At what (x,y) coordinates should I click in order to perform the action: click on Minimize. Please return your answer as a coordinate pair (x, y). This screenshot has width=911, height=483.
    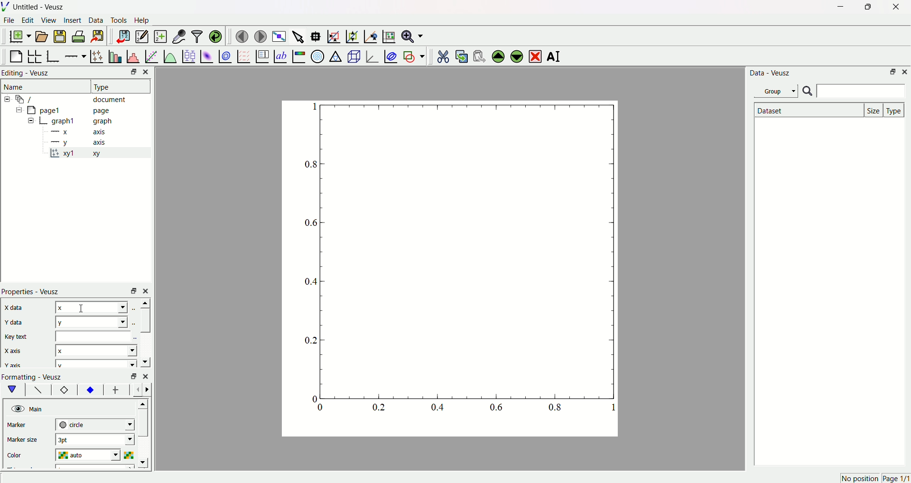
    Looking at the image, I should click on (130, 73).